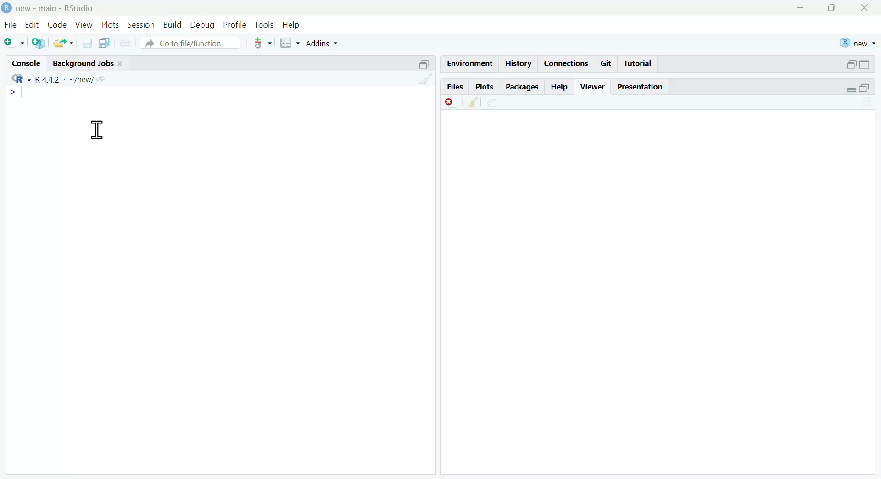 This screenshot has width=881, height=479. Describe the element at coordinates (850, 89) in the screenshot. I see `minimise` at that location.